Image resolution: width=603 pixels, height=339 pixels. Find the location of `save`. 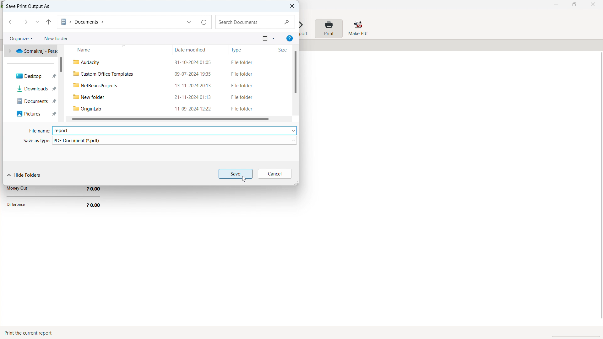

save is located at coordinates (235, 174).